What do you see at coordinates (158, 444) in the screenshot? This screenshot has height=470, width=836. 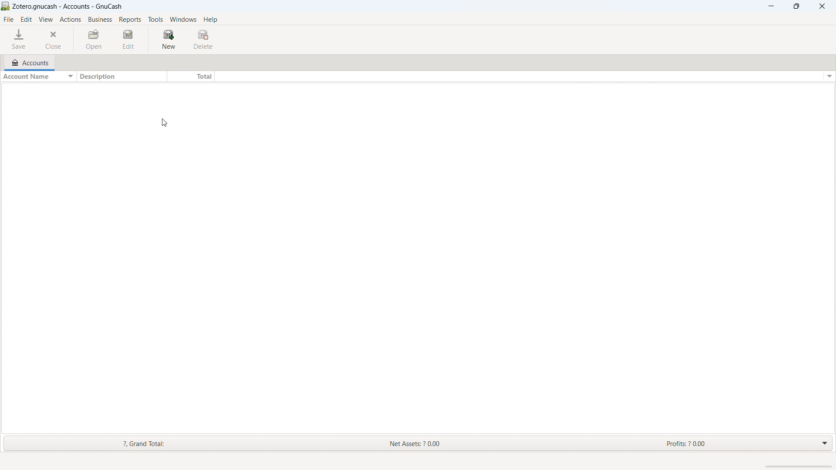 I see ` Grand Total:` at bounding box center [158, 444].